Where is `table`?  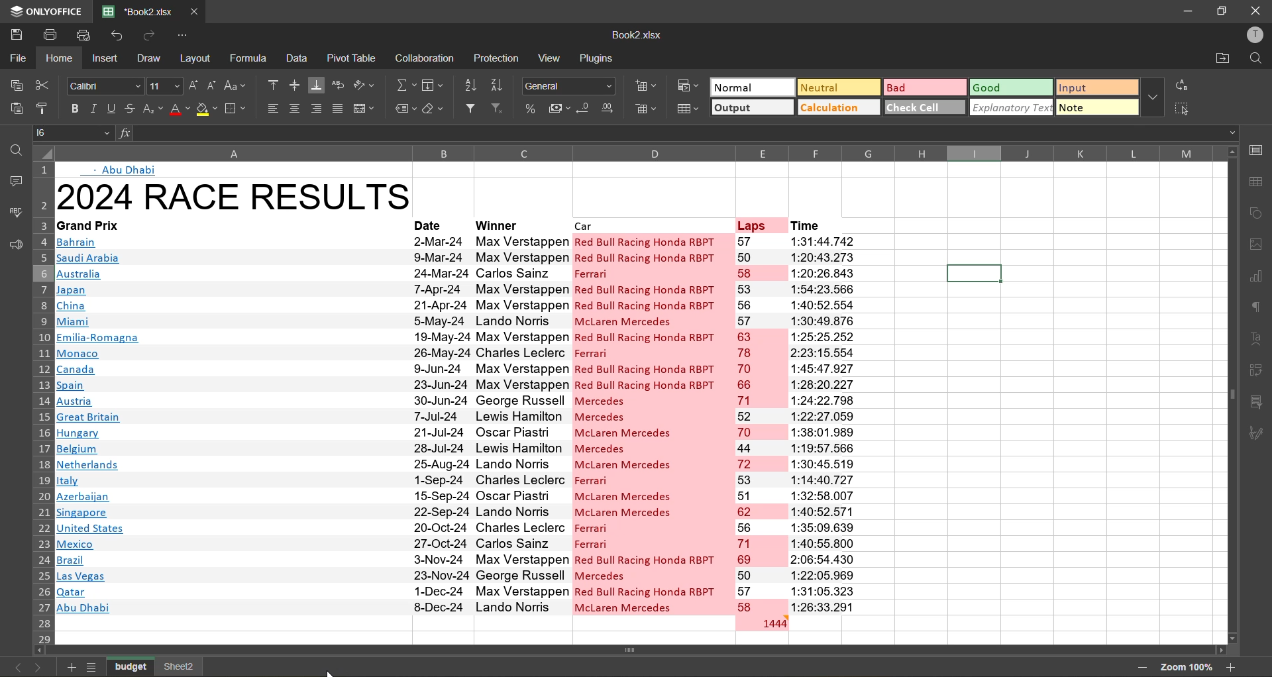 table is located at coordinates (1257, 180).